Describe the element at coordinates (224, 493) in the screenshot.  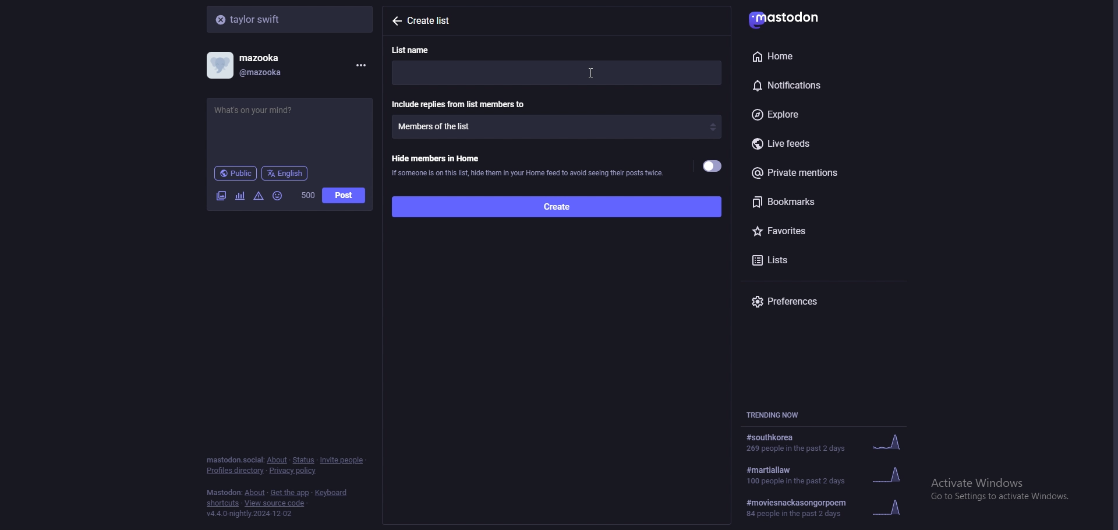
I see `mastodon` at that location.